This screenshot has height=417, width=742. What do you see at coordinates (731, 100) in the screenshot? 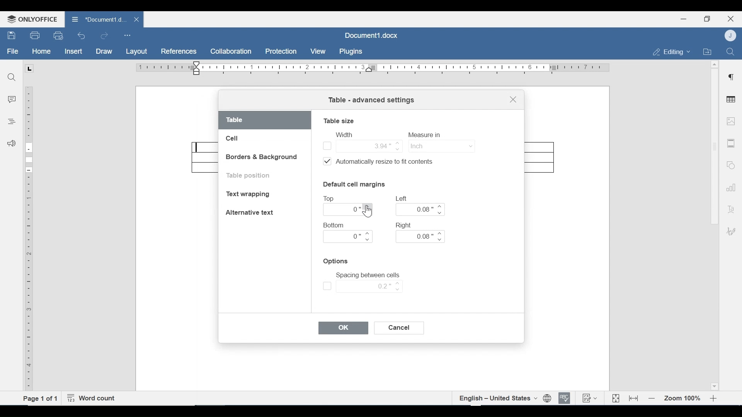
I see `Table Settings` at bounding box center [731, 100].